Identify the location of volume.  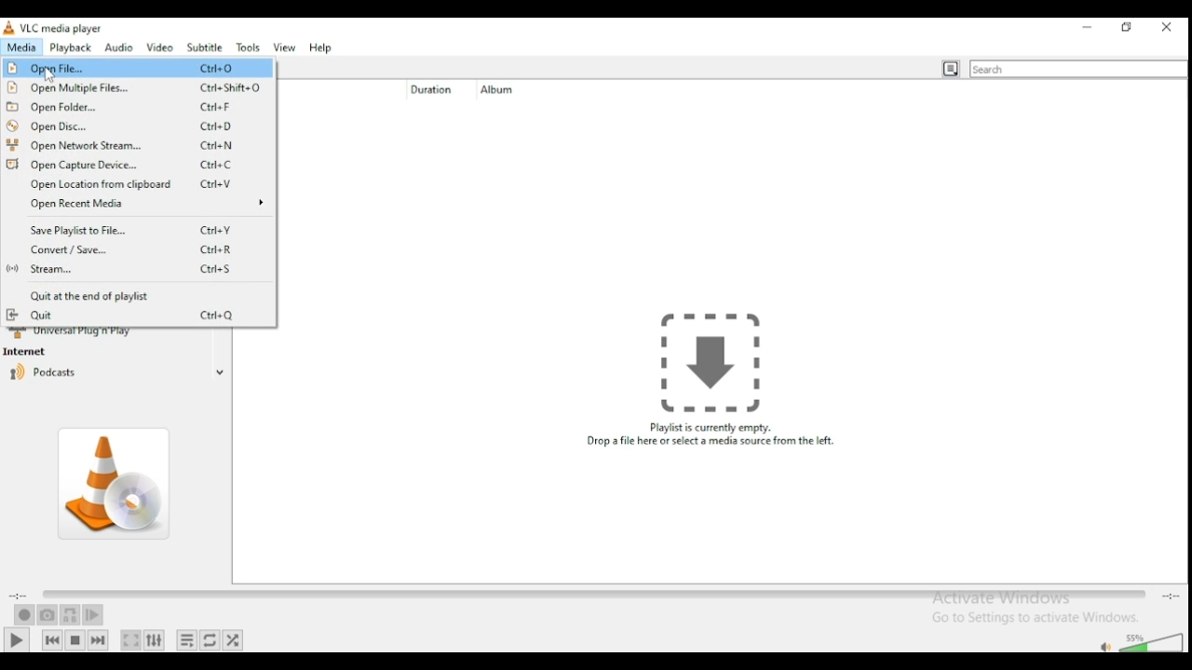
(1153, 643).